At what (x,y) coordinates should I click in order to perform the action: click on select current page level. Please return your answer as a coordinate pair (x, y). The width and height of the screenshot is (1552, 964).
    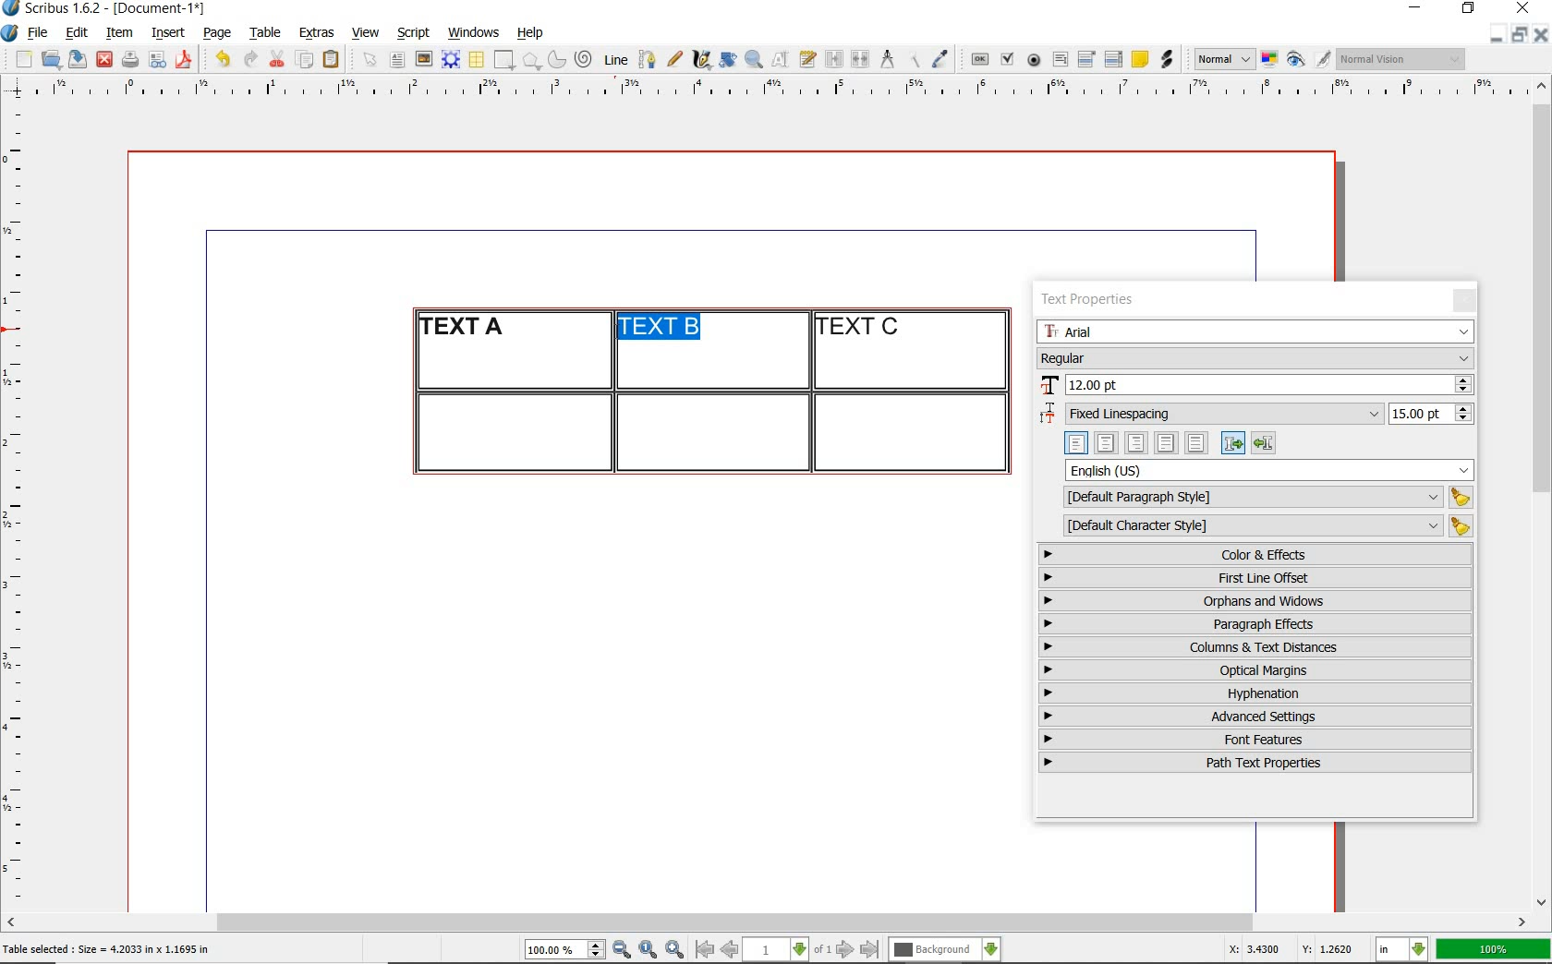
    Looking at the image, I should click on (787, 949).